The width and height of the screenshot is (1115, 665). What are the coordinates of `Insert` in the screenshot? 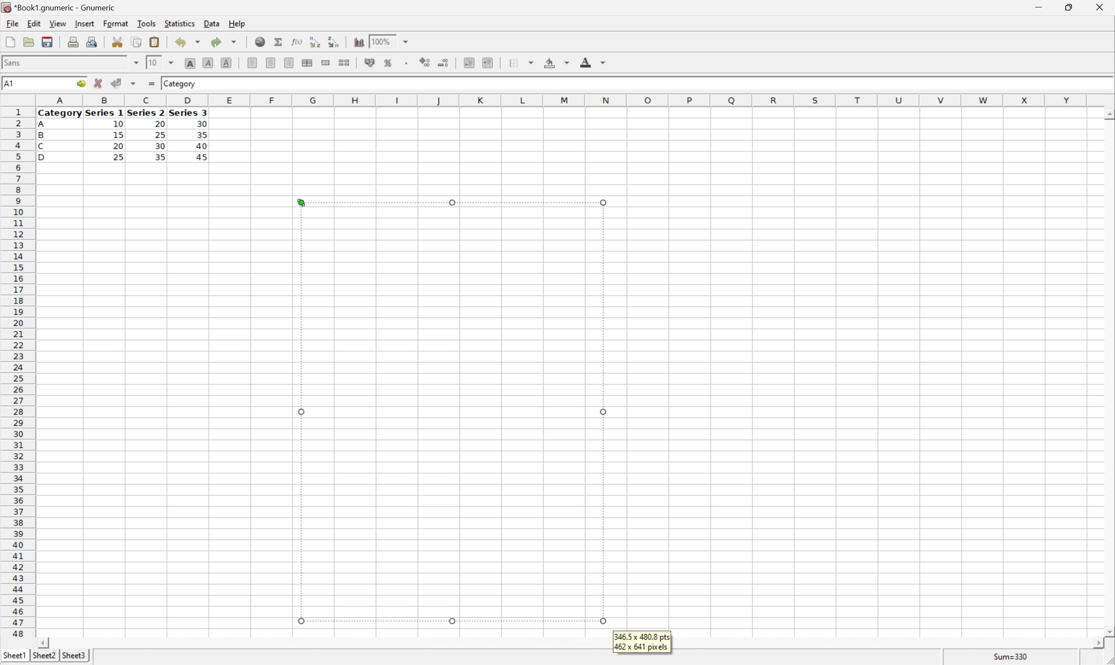 It's located at (85, 24).